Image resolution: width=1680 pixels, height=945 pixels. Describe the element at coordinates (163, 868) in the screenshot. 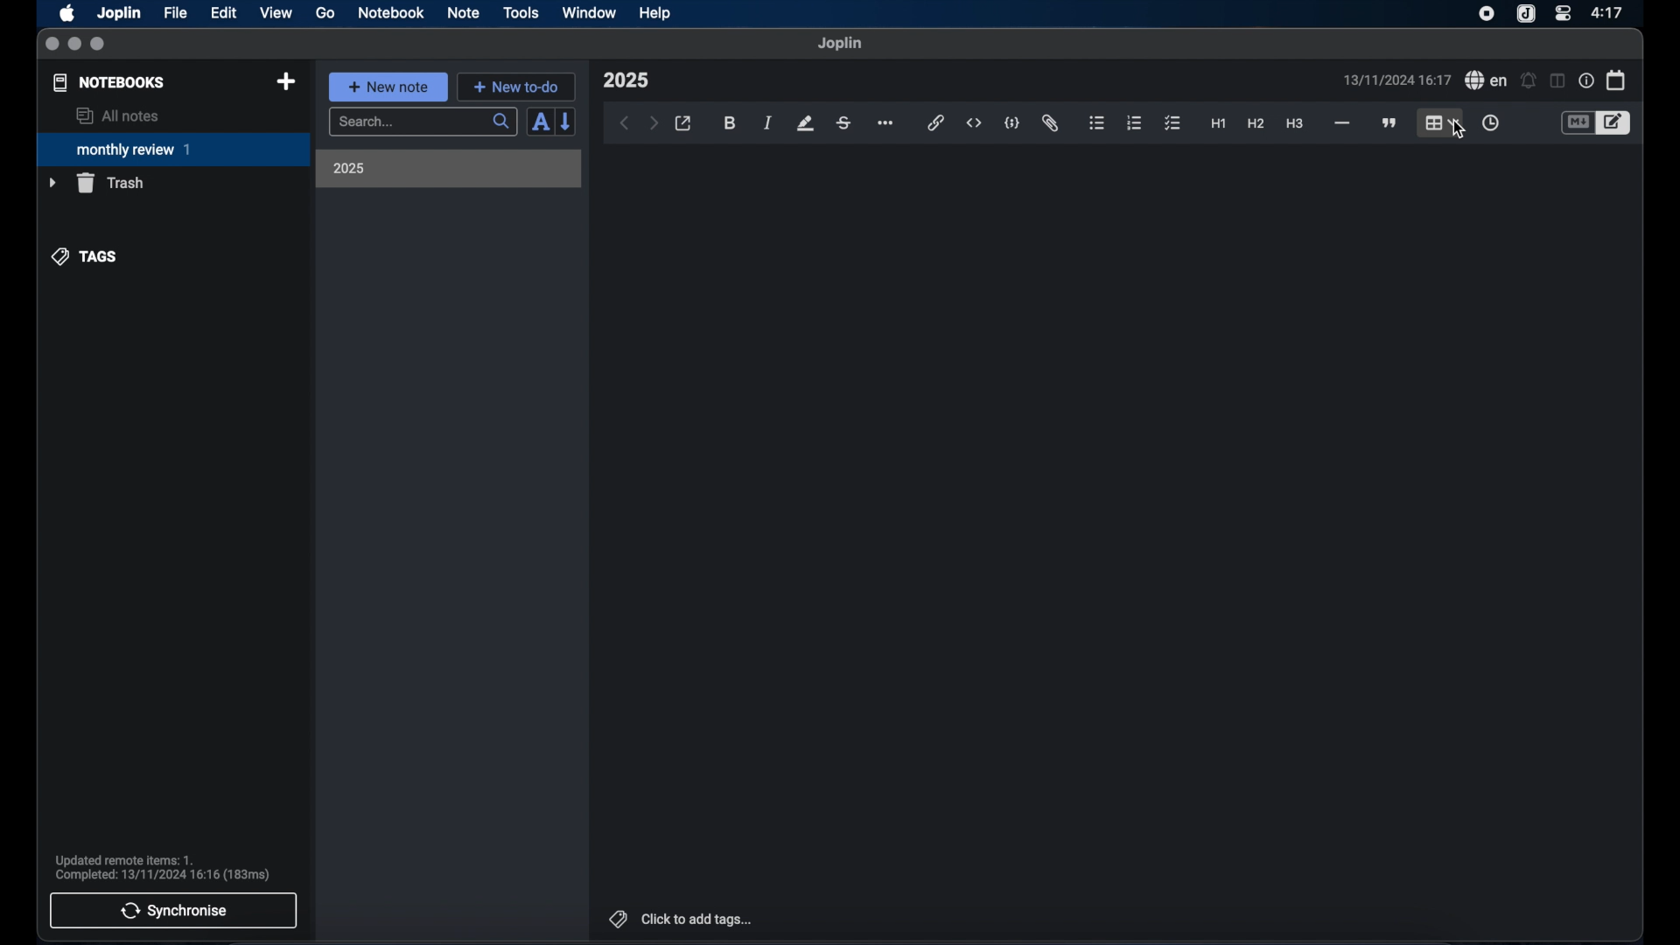

I see `sync notification` at that location.